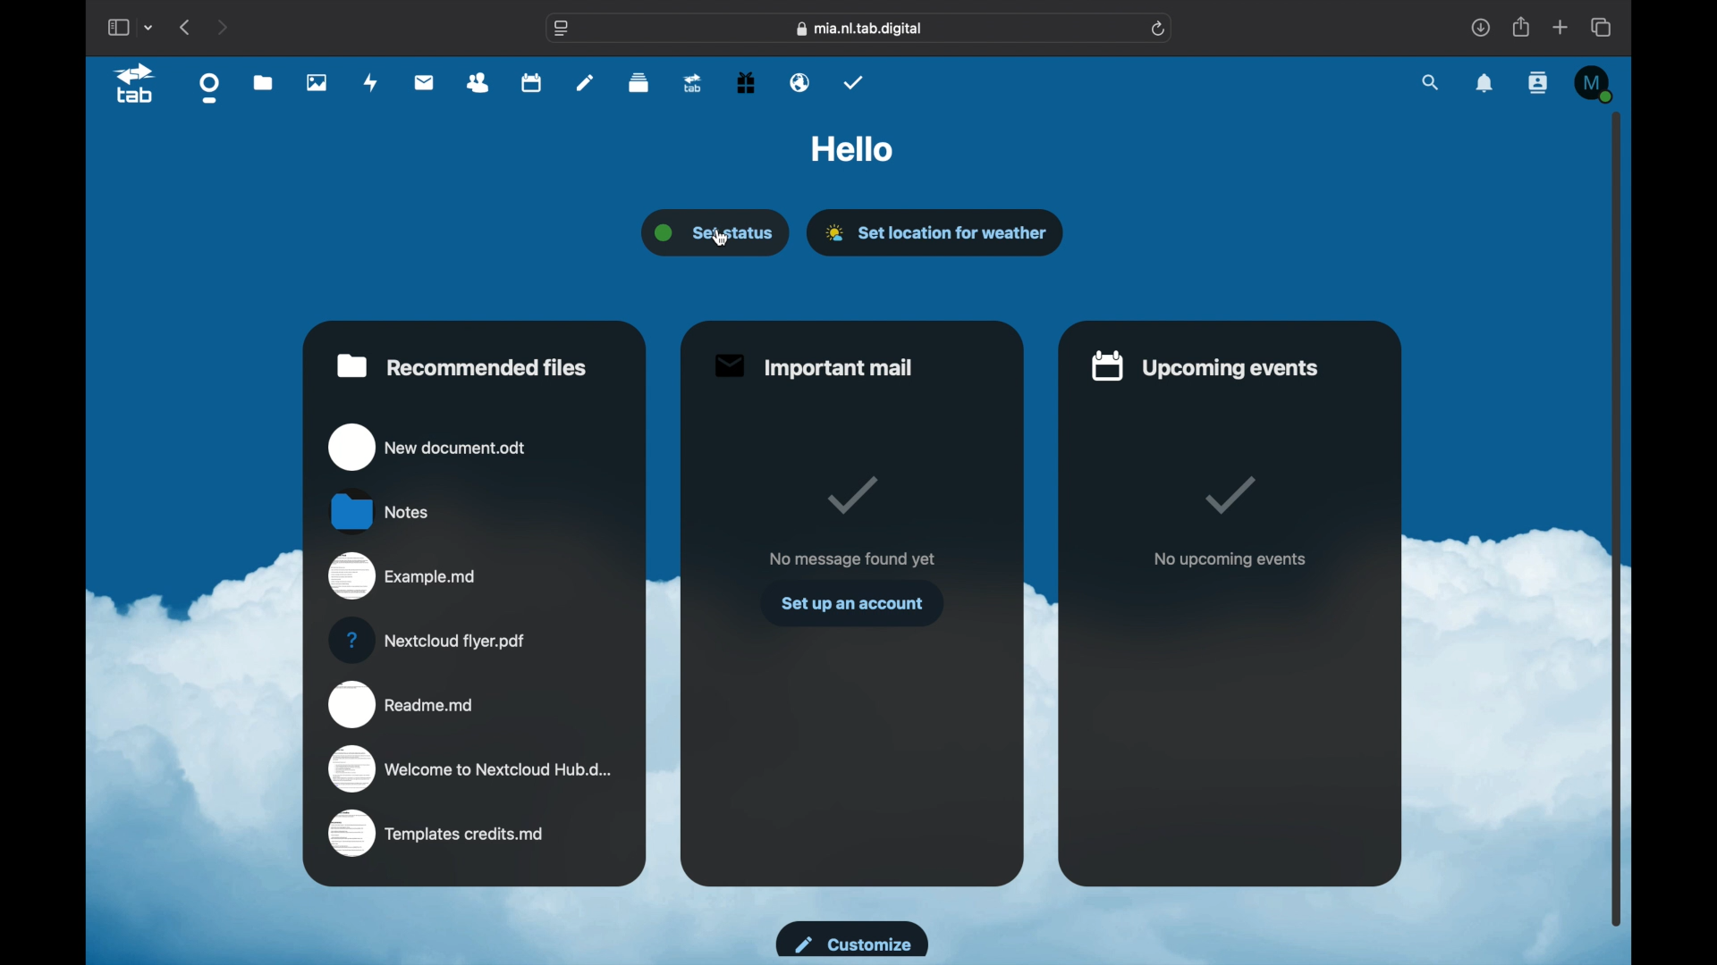  I want to click on files, so click(265, 82).